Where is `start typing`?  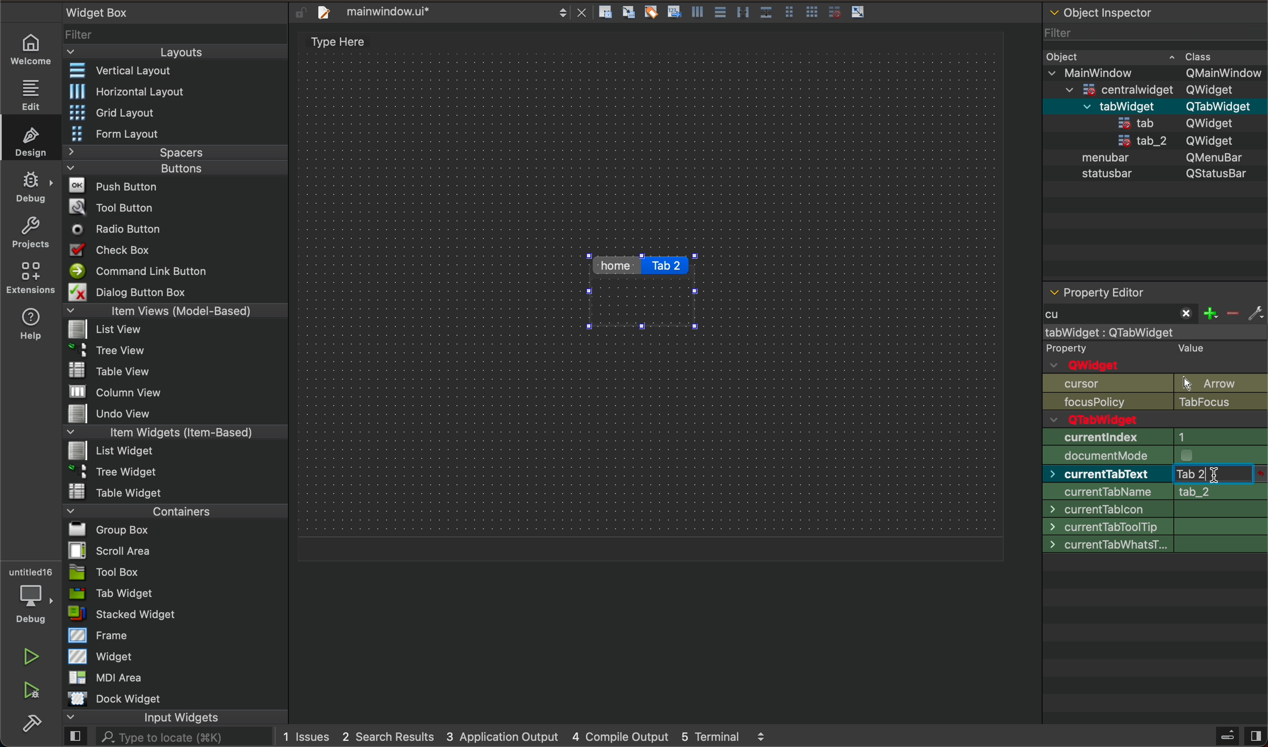
start typing is located at coordinates (1125, 316).